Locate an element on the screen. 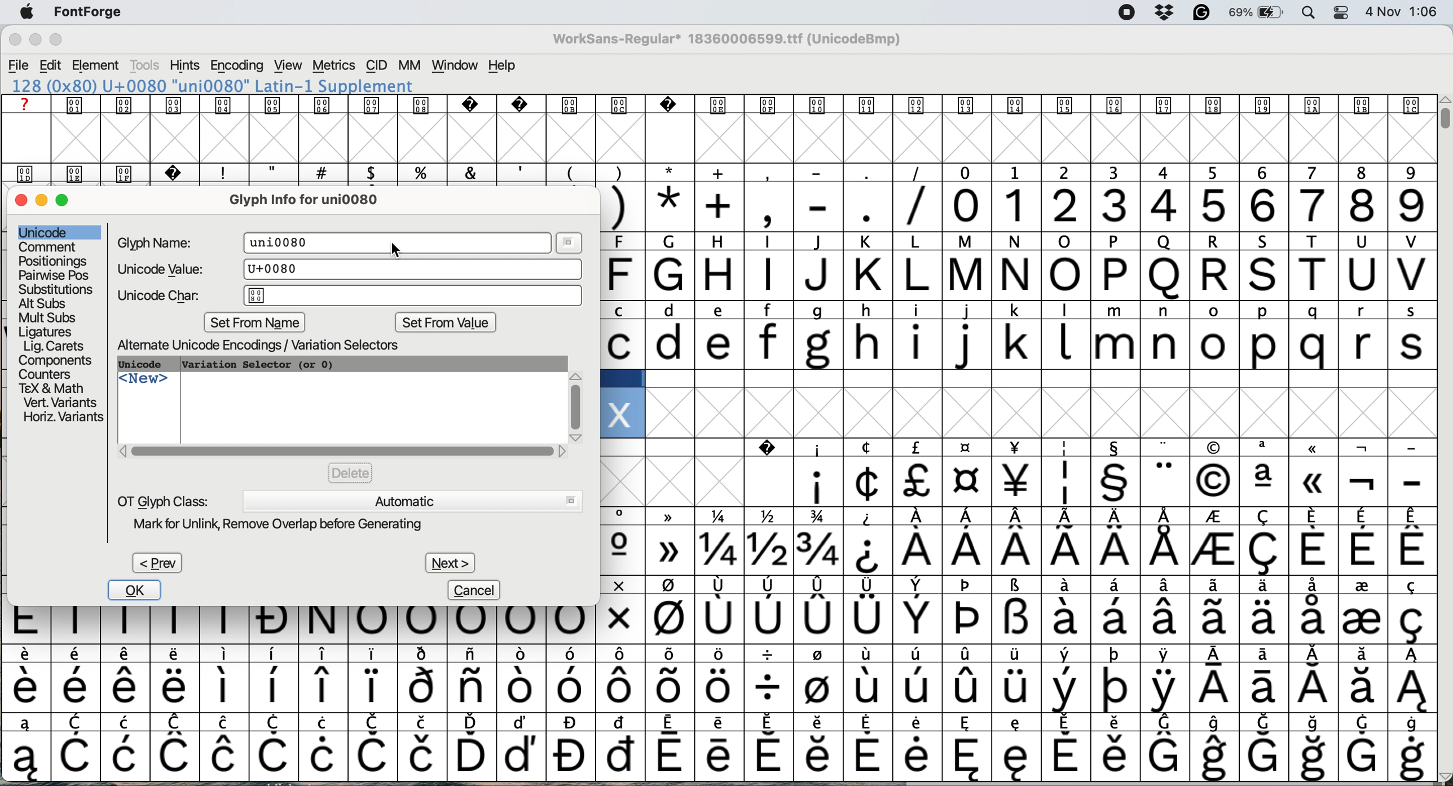 The width and height of the screenshot is (1453, 786). alternate unicode encodings variation selectors is located at coordinates (271, 346).